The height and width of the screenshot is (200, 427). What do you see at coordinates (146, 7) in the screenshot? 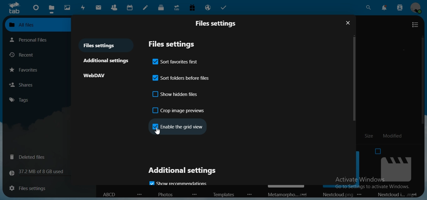
I see `notes` at bounding box center [146, 7].